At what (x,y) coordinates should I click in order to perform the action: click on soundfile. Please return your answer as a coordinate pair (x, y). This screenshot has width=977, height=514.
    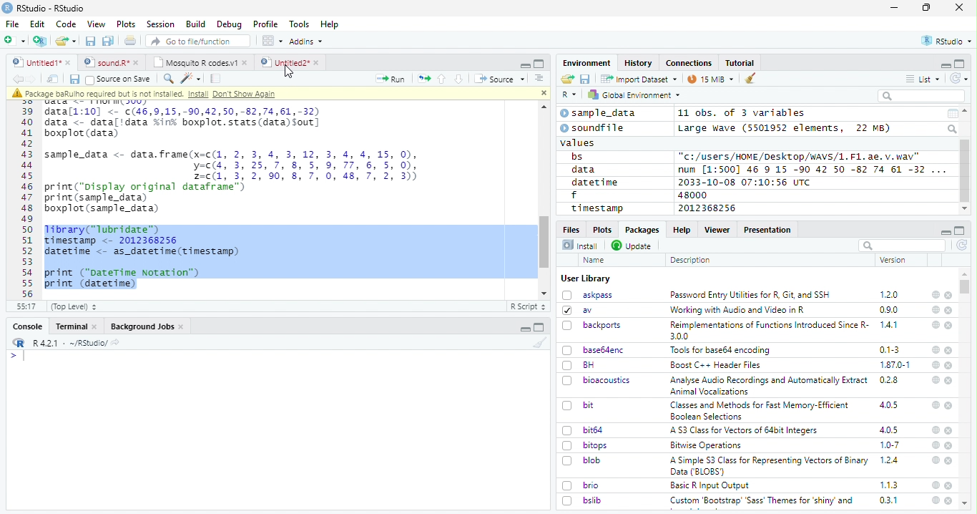
    Looking at the image, I should click on (593, 128).